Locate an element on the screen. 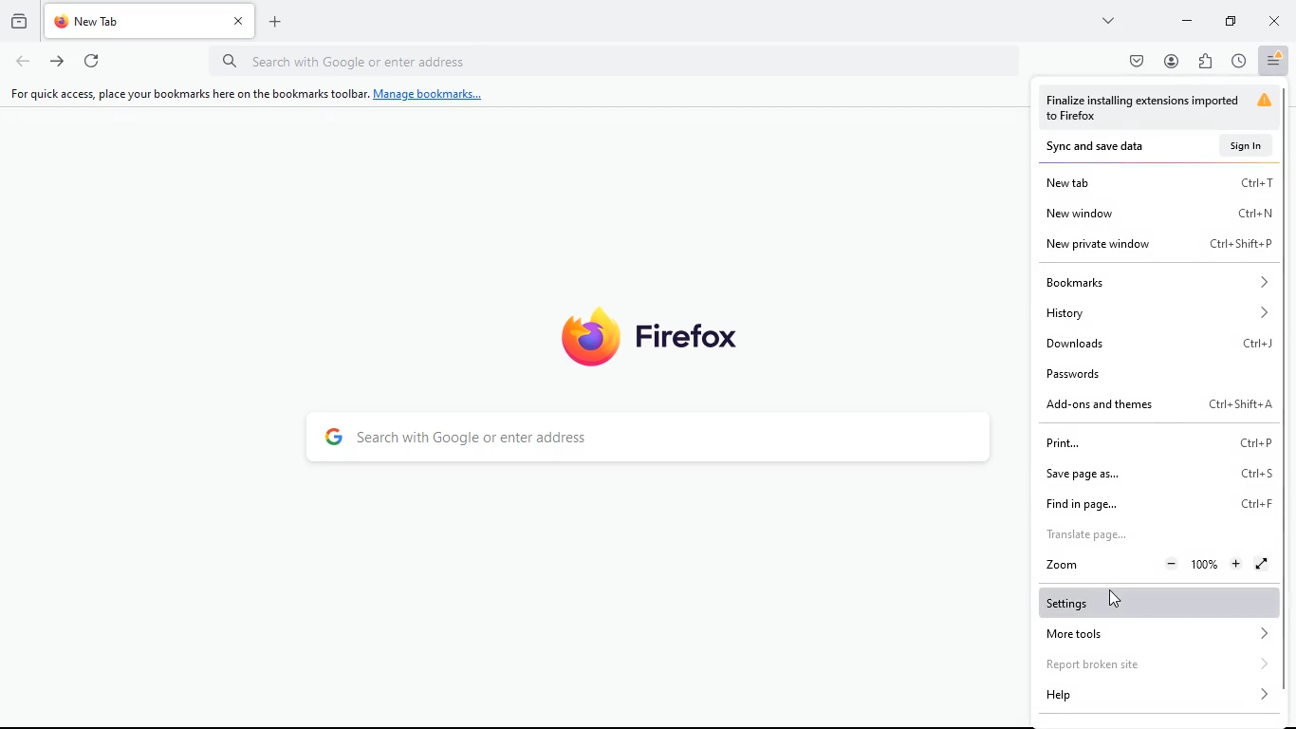  firefox is located at coordinates (661, 333).